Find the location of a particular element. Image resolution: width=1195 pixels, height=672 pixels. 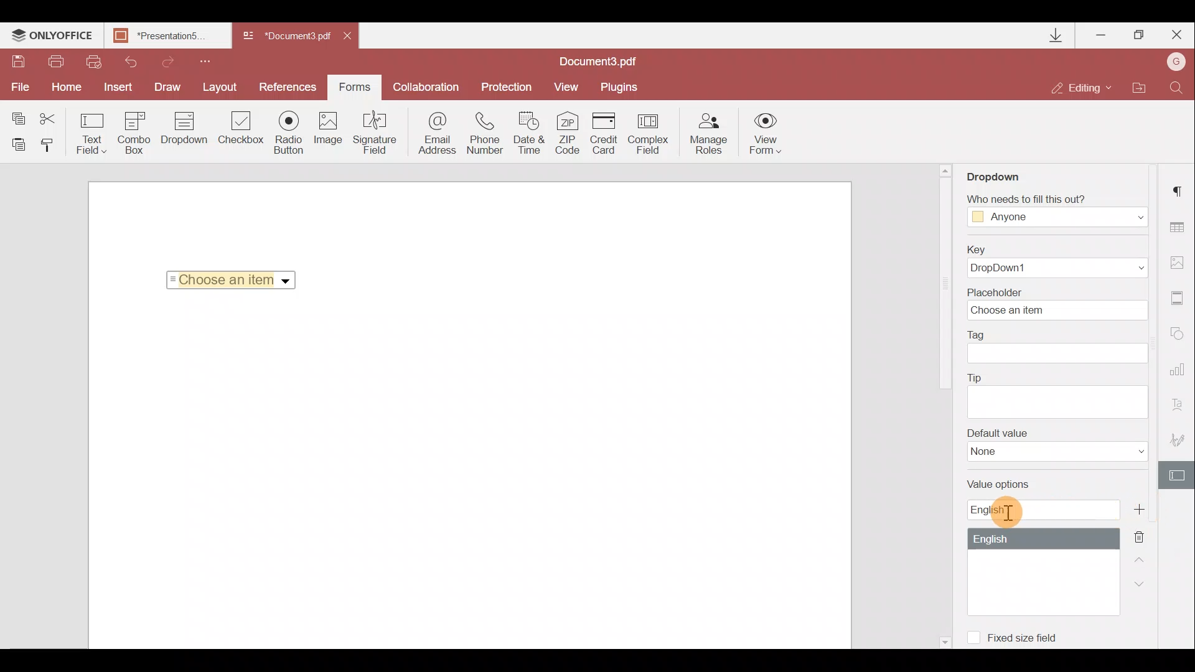

ONLYOFFICE is located at coordinates (52, 37).